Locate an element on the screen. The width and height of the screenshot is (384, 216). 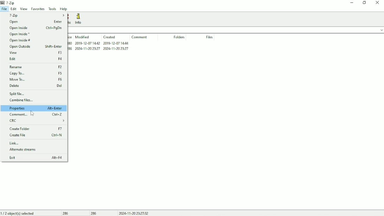
Date and Time is located at coordinates (133, 213).